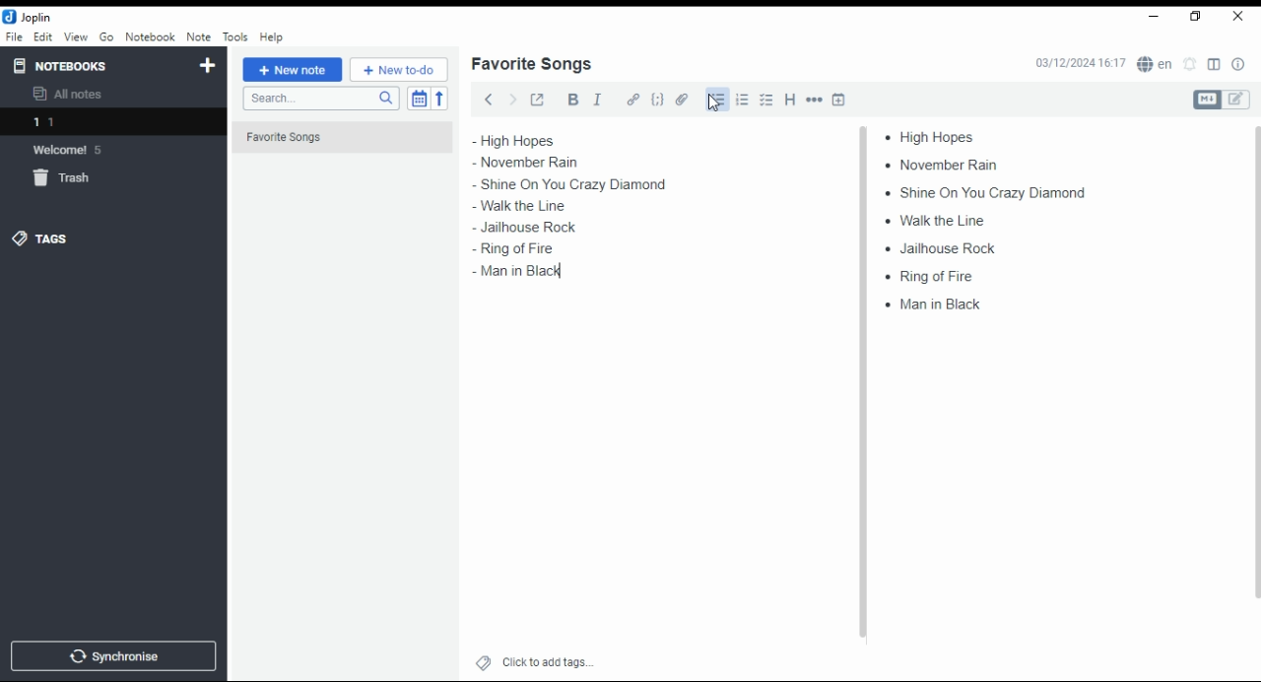 This screenshot has height=682, width=1261. Describe the element at coordinates (1157, 63) in the screenshot. I see `spell checker` at that location.